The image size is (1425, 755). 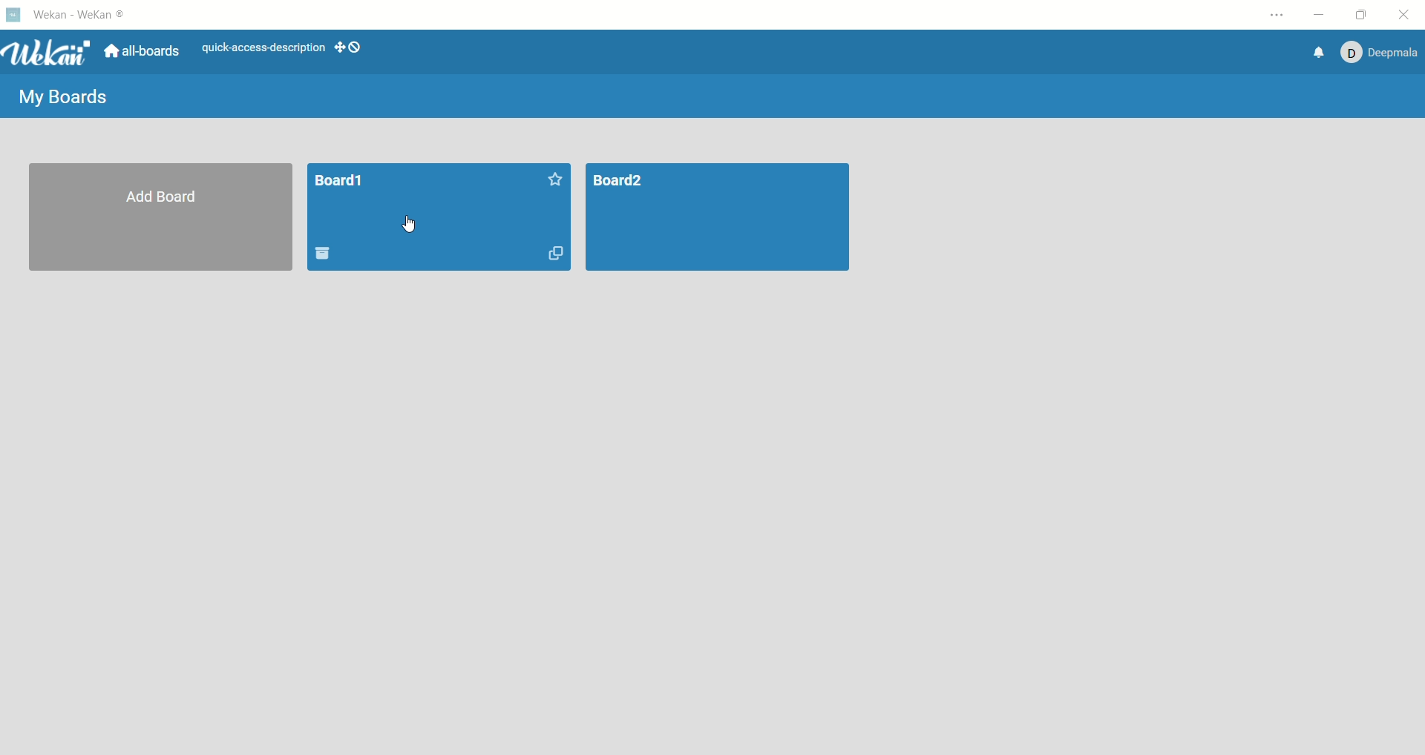 I want to click on account, so click(x=1380, y=53).